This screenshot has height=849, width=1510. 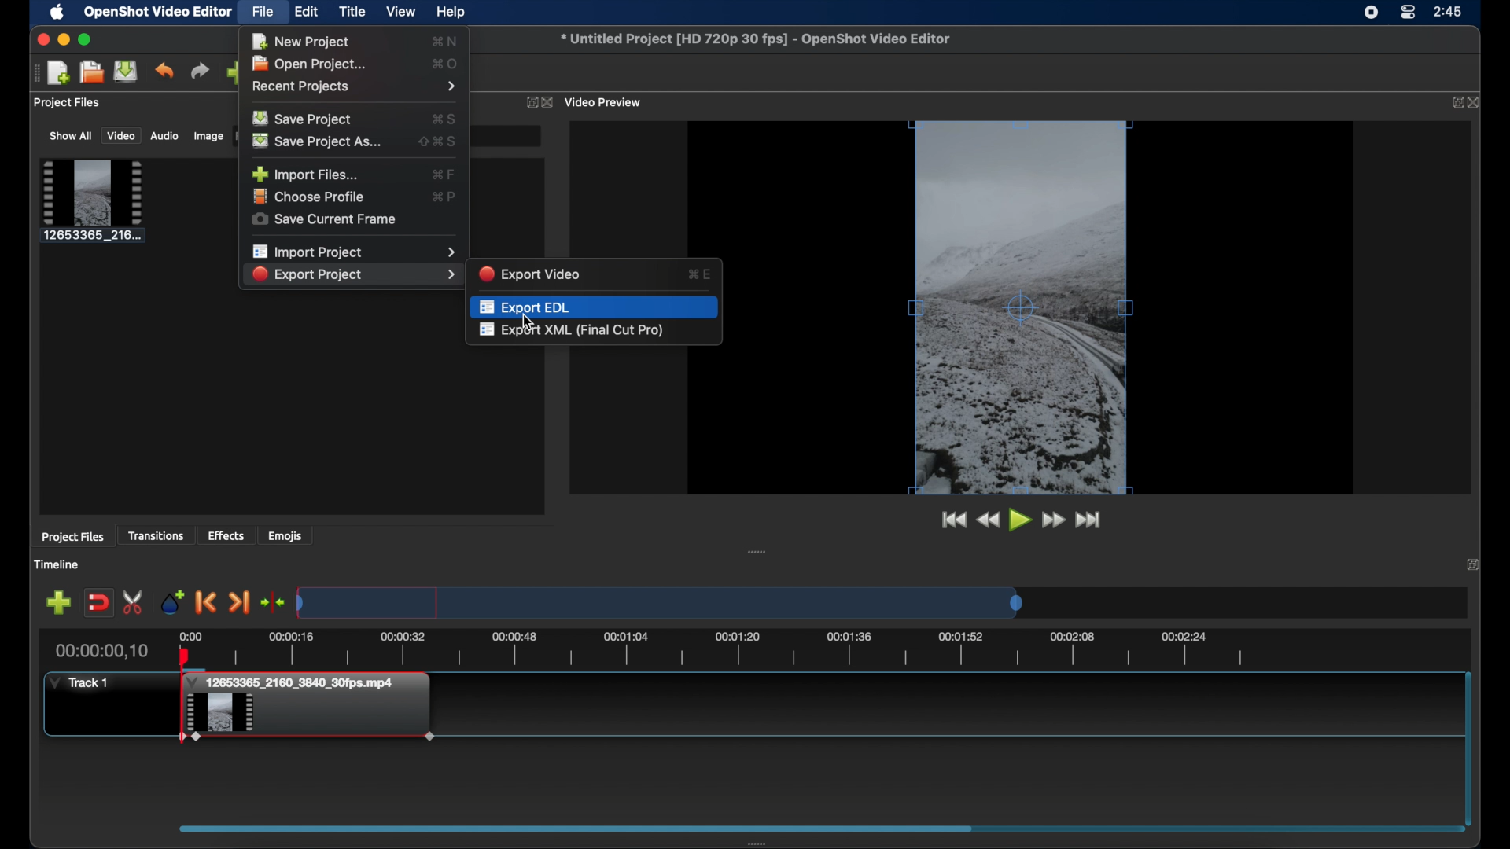 I want to click on save project, so click(x=305, y=119).